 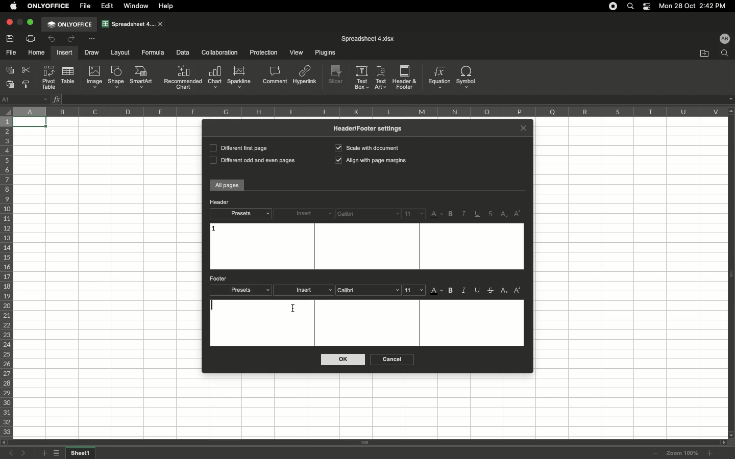 I want to click on Data, so click(x=183, y=52).